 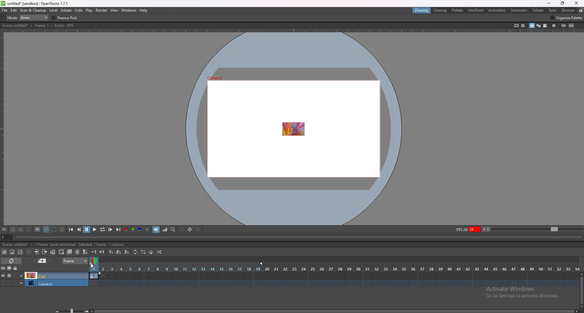 What do you see at coordinates (102, 252) in the screenshot?
I see `increase step` at bounding box center [102, 252].